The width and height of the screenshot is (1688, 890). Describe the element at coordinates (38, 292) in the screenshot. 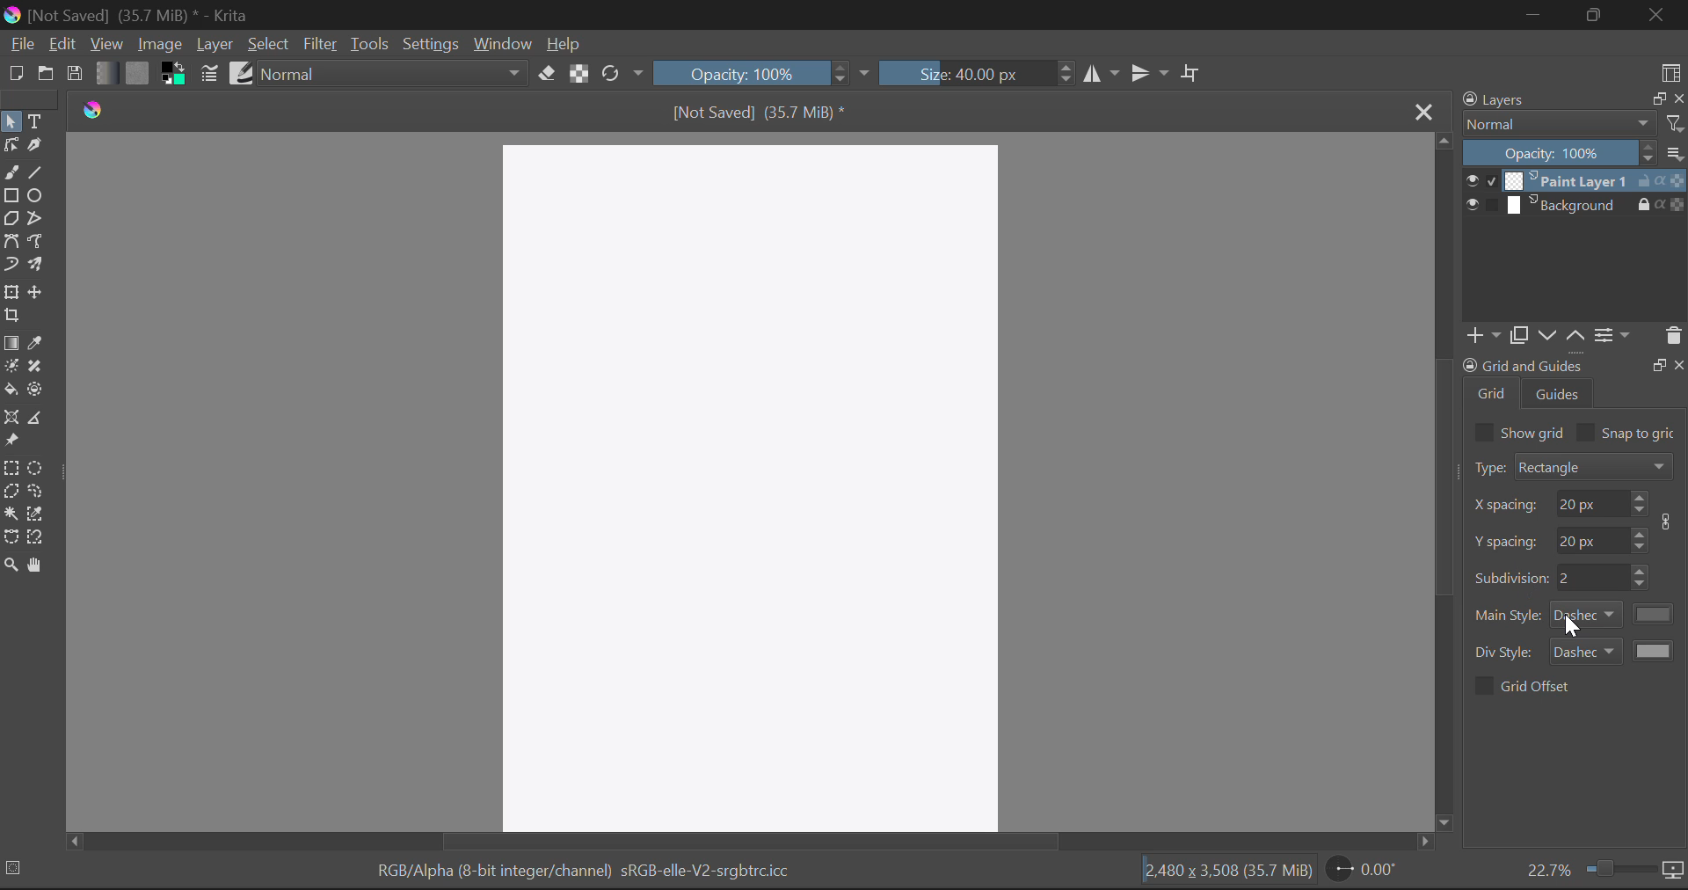

I see `Move Layer` at that location.